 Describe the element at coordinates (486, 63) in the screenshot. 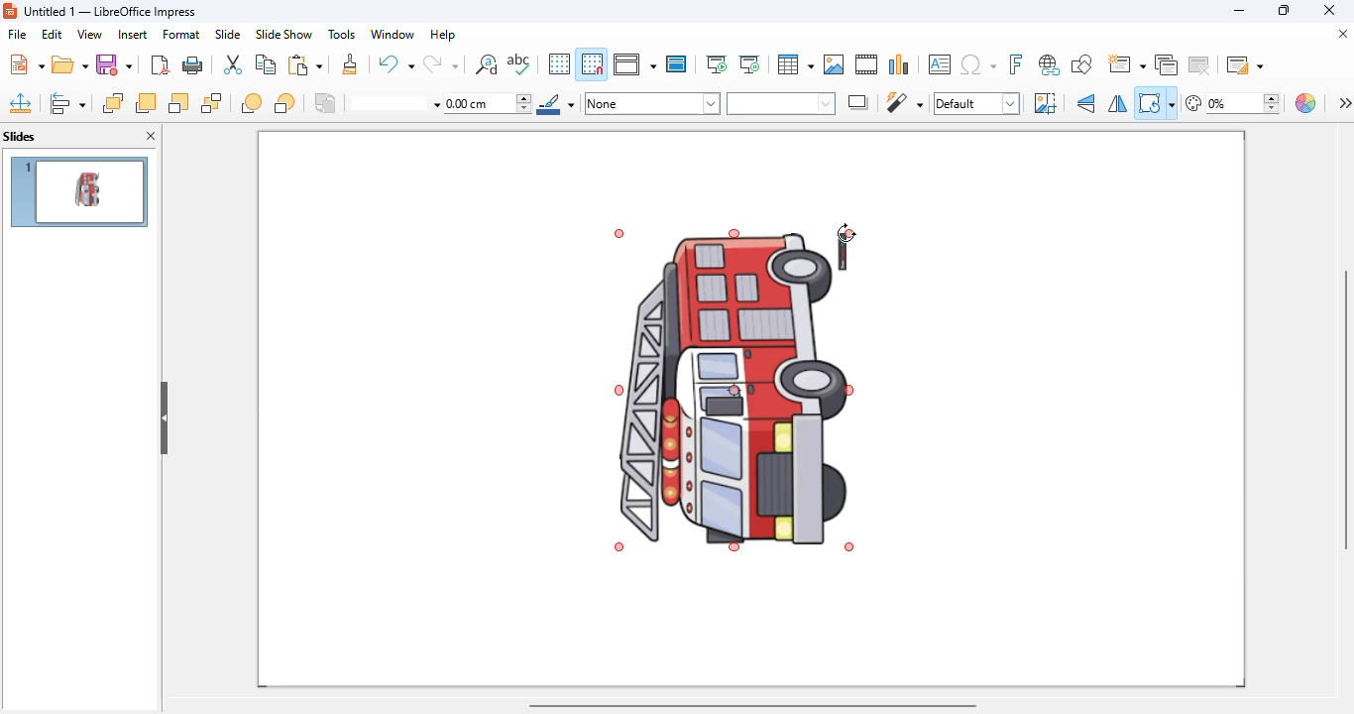

I see `find and replace` at that location.